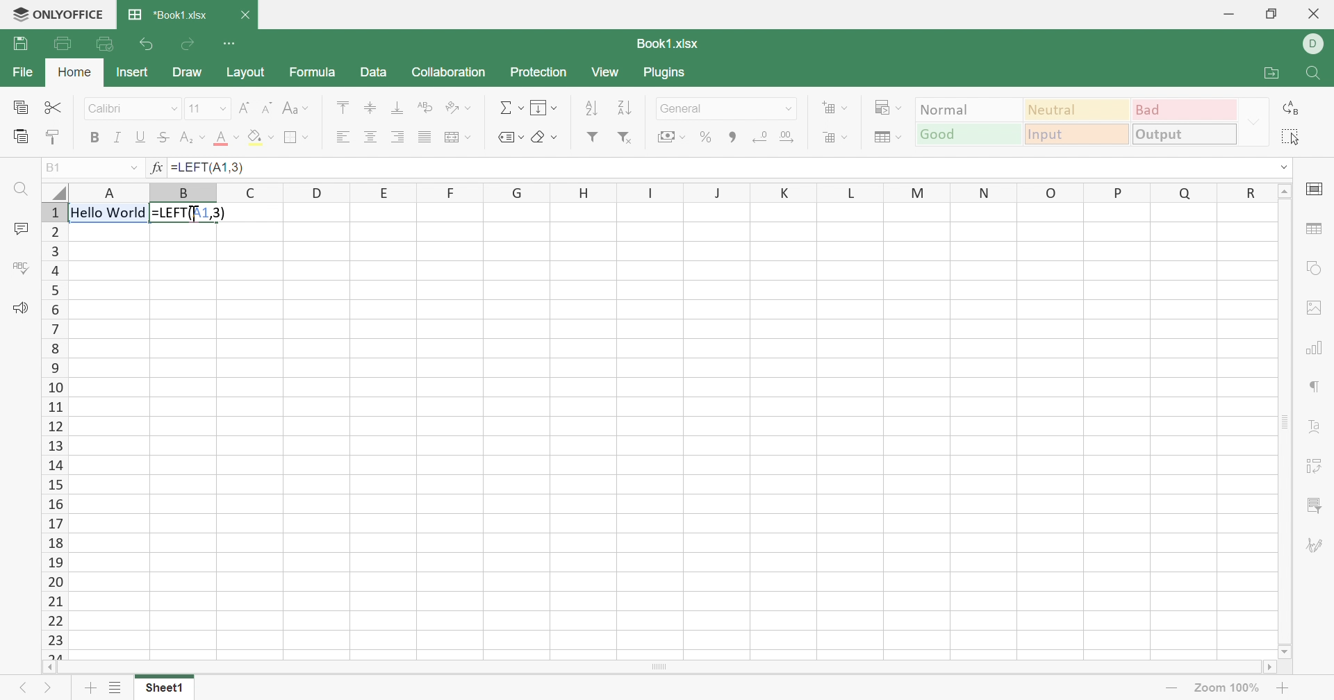 The width and height of the screenshot is (1334, 700). What do you see at coordinates (657, 667) in the screenshot?
I see `Scroll bar` at bounding box center [657, 667].